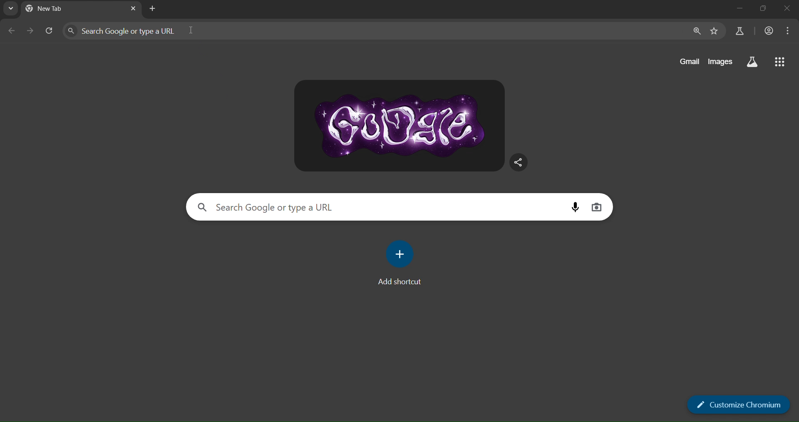  I want to click on google apps, so click(777, 62).